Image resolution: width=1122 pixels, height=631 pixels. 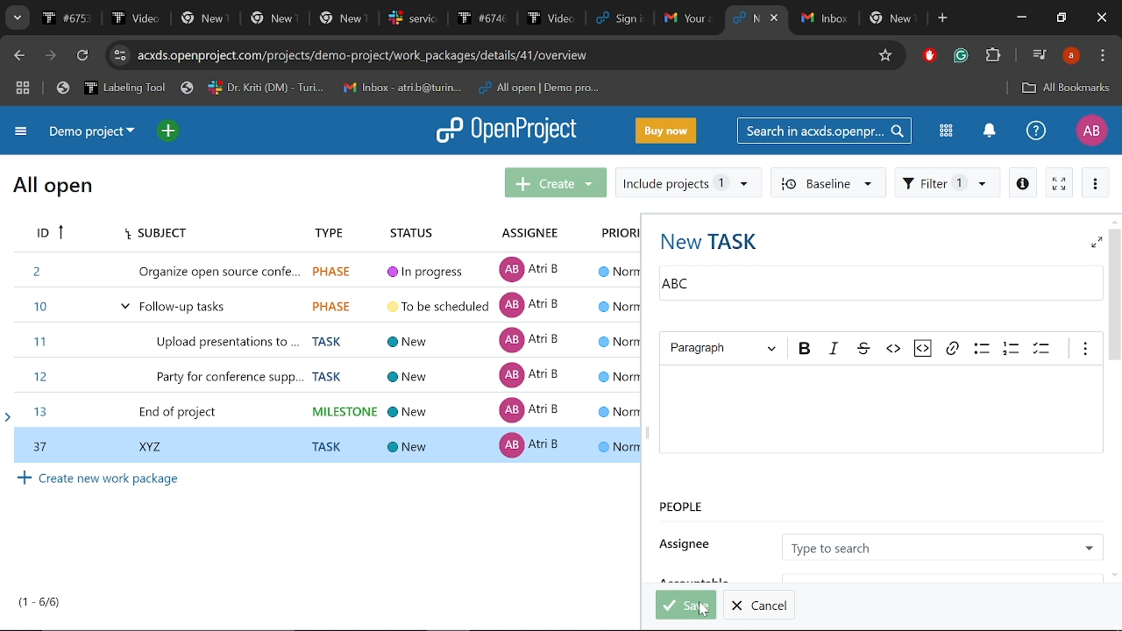 I want to click on strikethrough, so click(x=862, y=348).